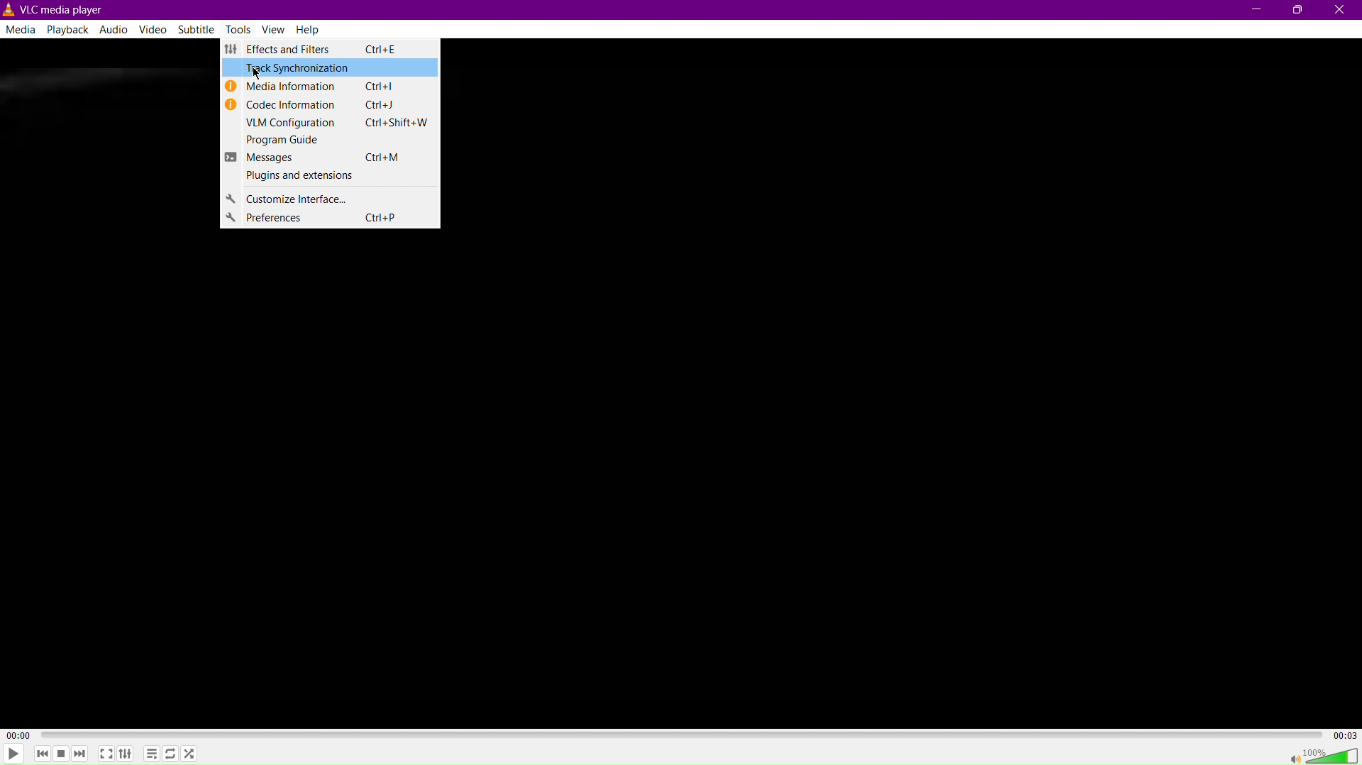 The image size is (1362, 765). What do you see at coordinates (324, 106) in the screenshot?
I see `Codec Information` at bounding box center [324, 106].